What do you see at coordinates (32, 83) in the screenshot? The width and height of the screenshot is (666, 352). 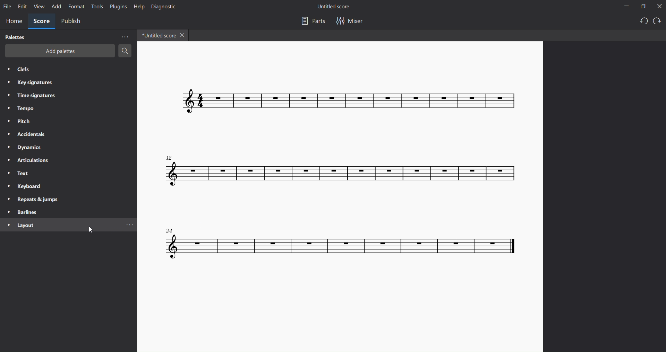 I see `key signatures` at bounding box center [32, 83].